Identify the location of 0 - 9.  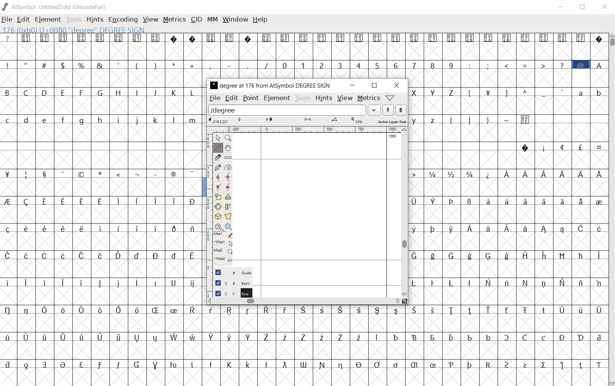
(366, 65).